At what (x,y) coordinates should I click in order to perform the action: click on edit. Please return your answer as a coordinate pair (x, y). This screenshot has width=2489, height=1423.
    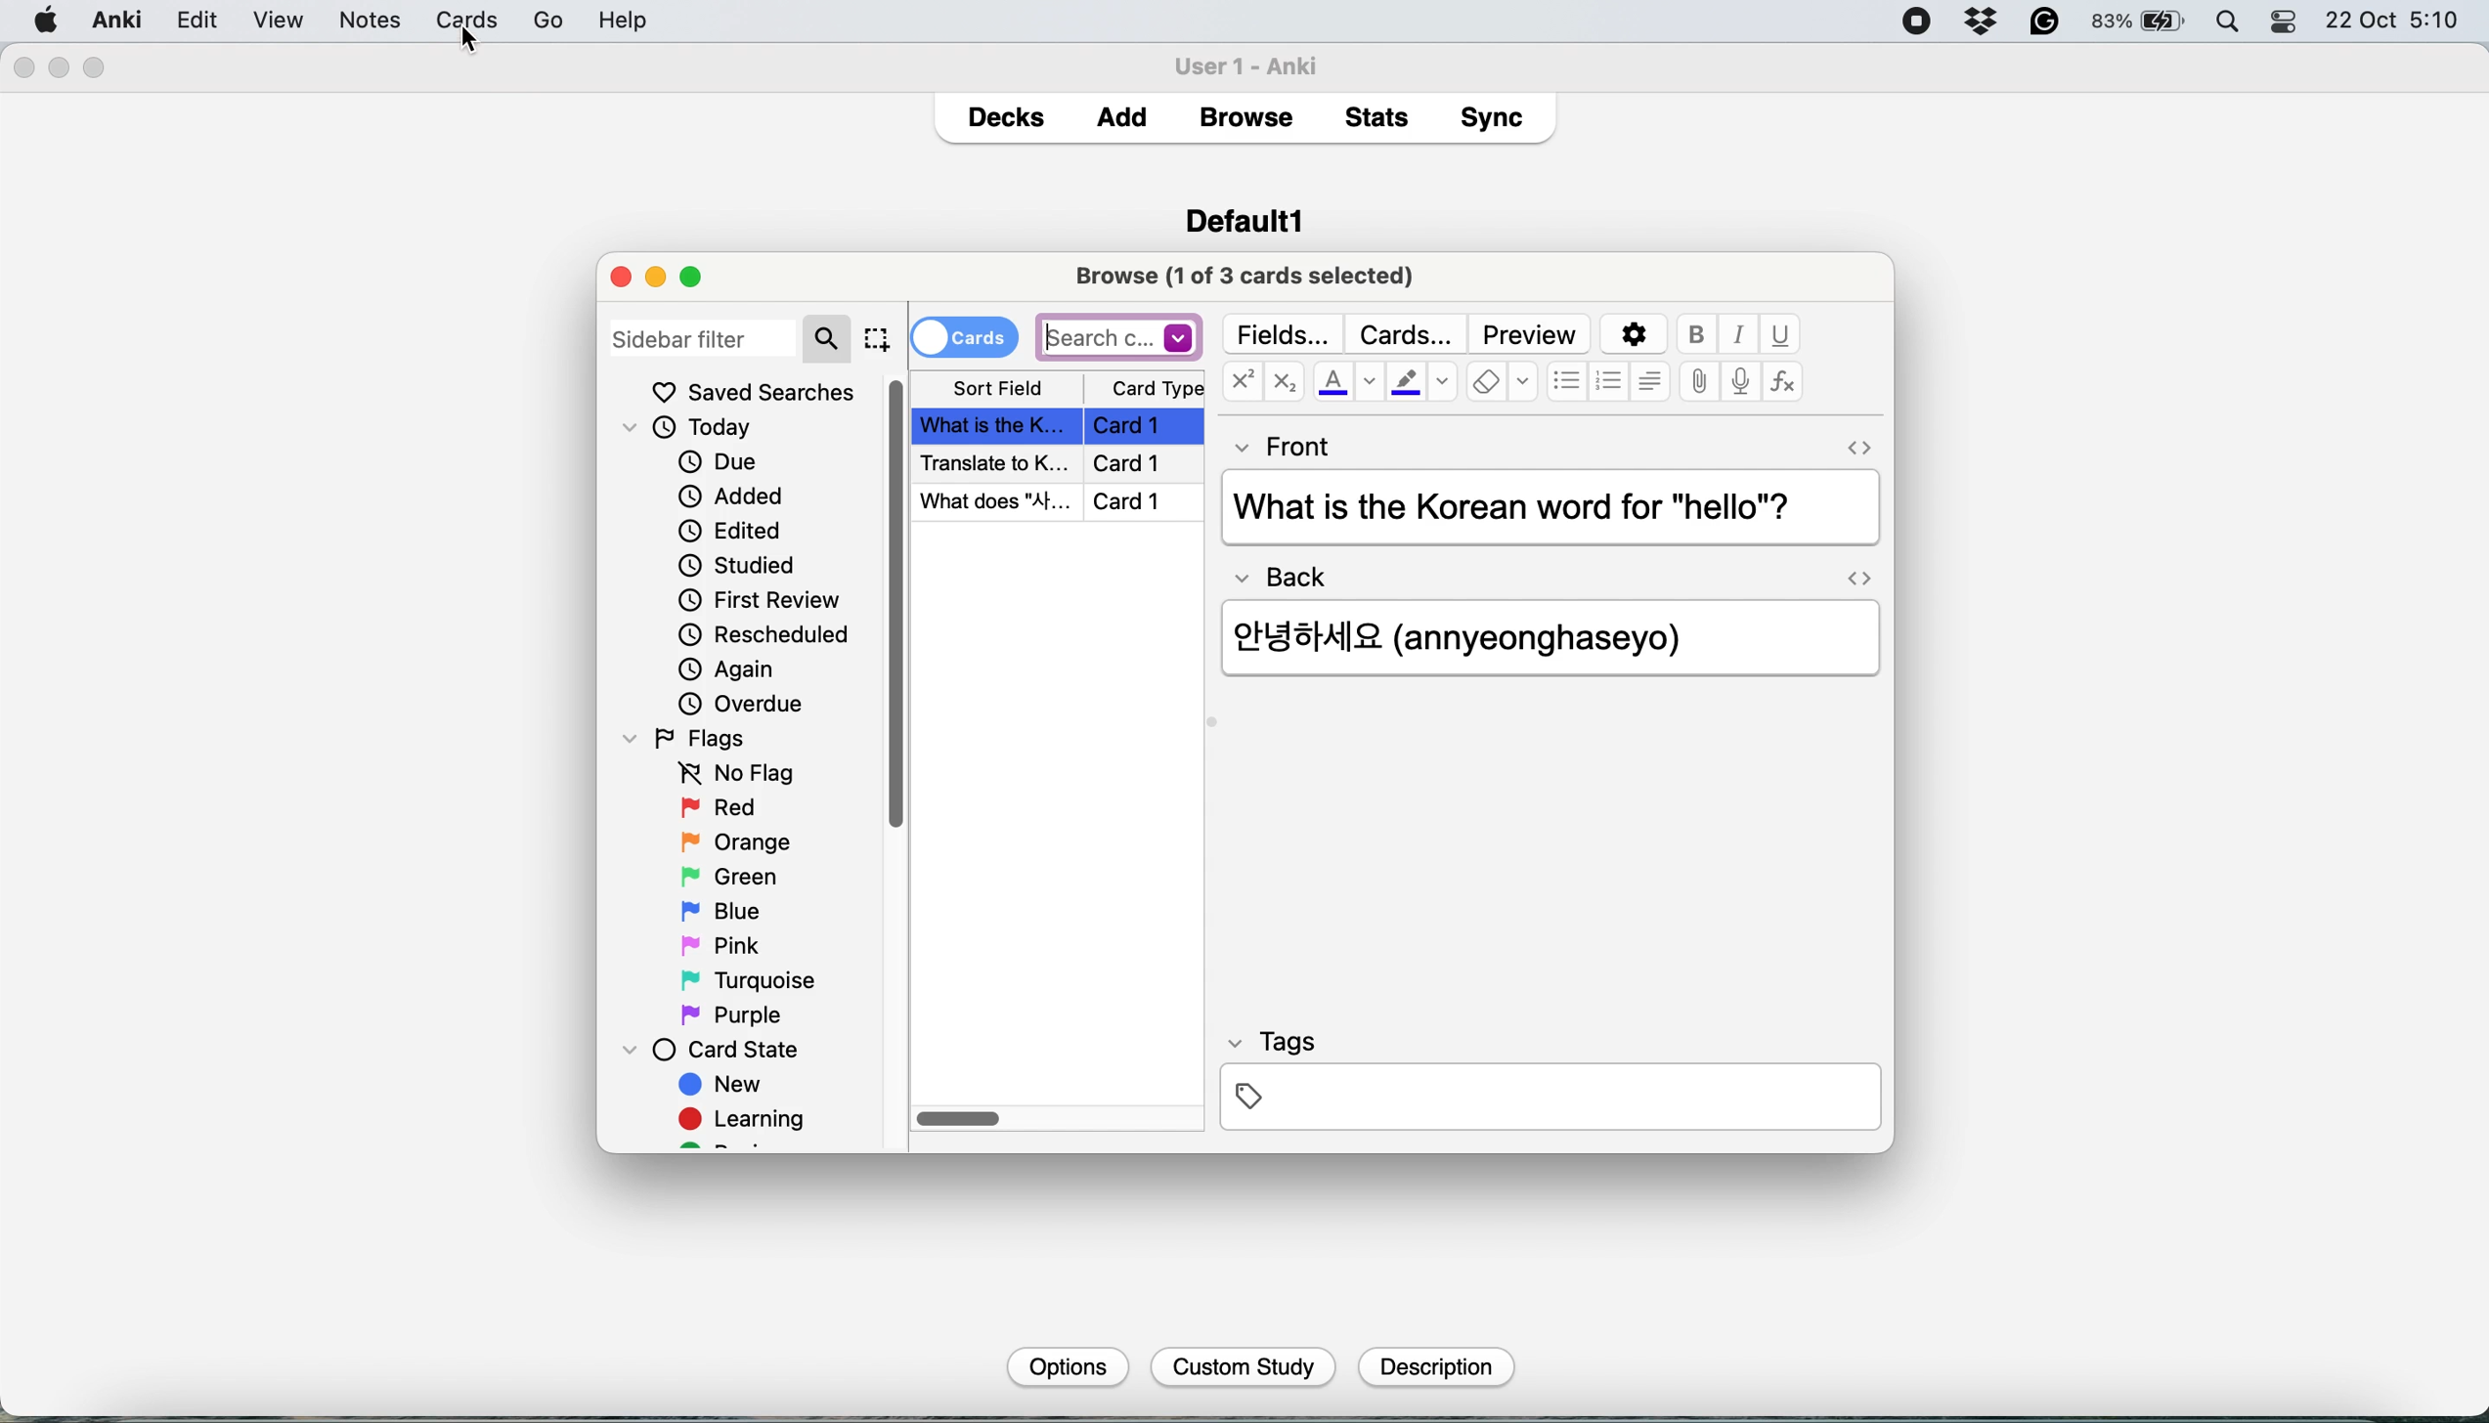
    Looking at the image, I should click on (278, 22).